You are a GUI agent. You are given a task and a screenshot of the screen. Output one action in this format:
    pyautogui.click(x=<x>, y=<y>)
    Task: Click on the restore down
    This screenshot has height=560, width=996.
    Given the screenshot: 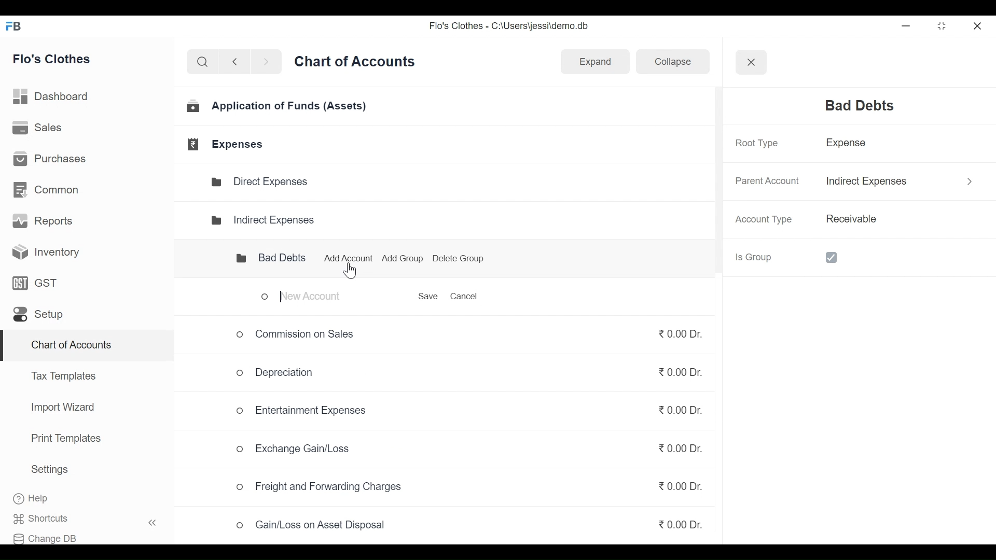 What is the action you would take?
    pyautogui.click(x=940, y=26)
    